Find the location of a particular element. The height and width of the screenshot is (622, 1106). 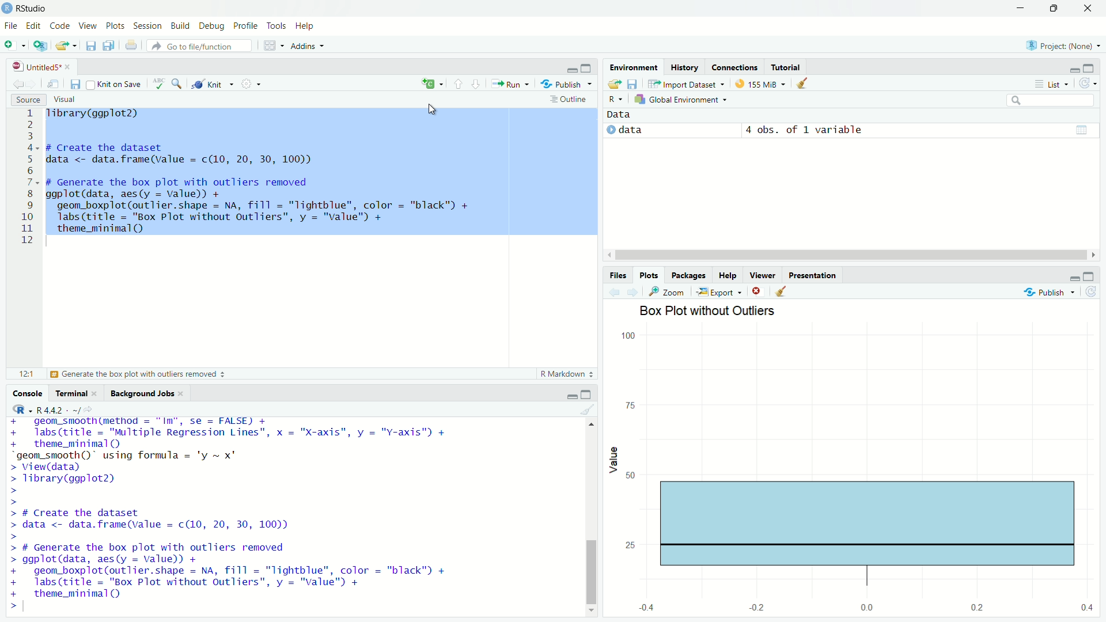

n Build is located at coordinates (180, 26).